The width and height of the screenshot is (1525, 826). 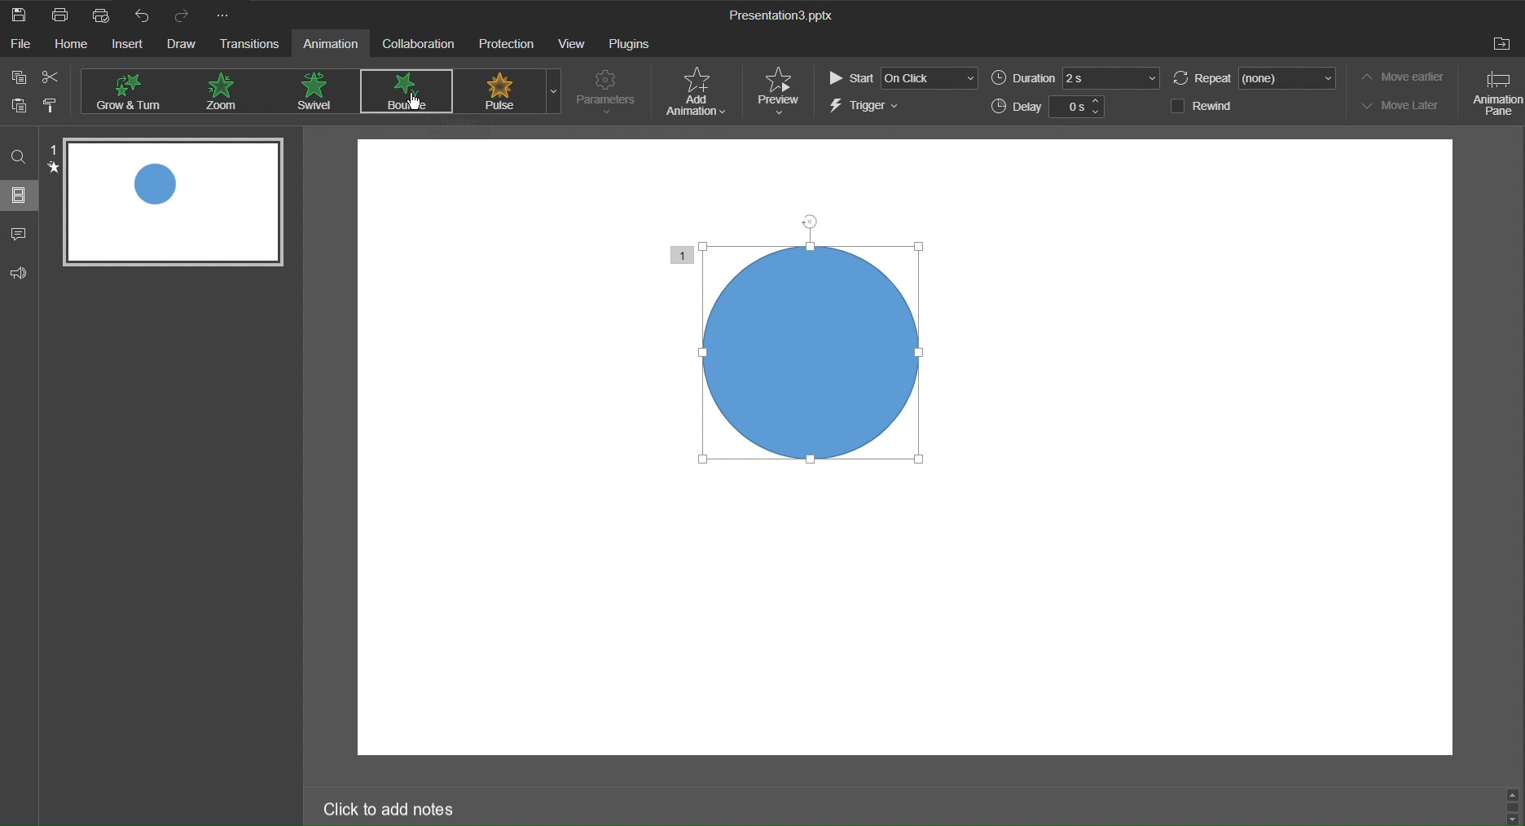 What do you see at coordinates (406, 90) in the screenshot?
I see `Animations` at bounding box center [406, 90].